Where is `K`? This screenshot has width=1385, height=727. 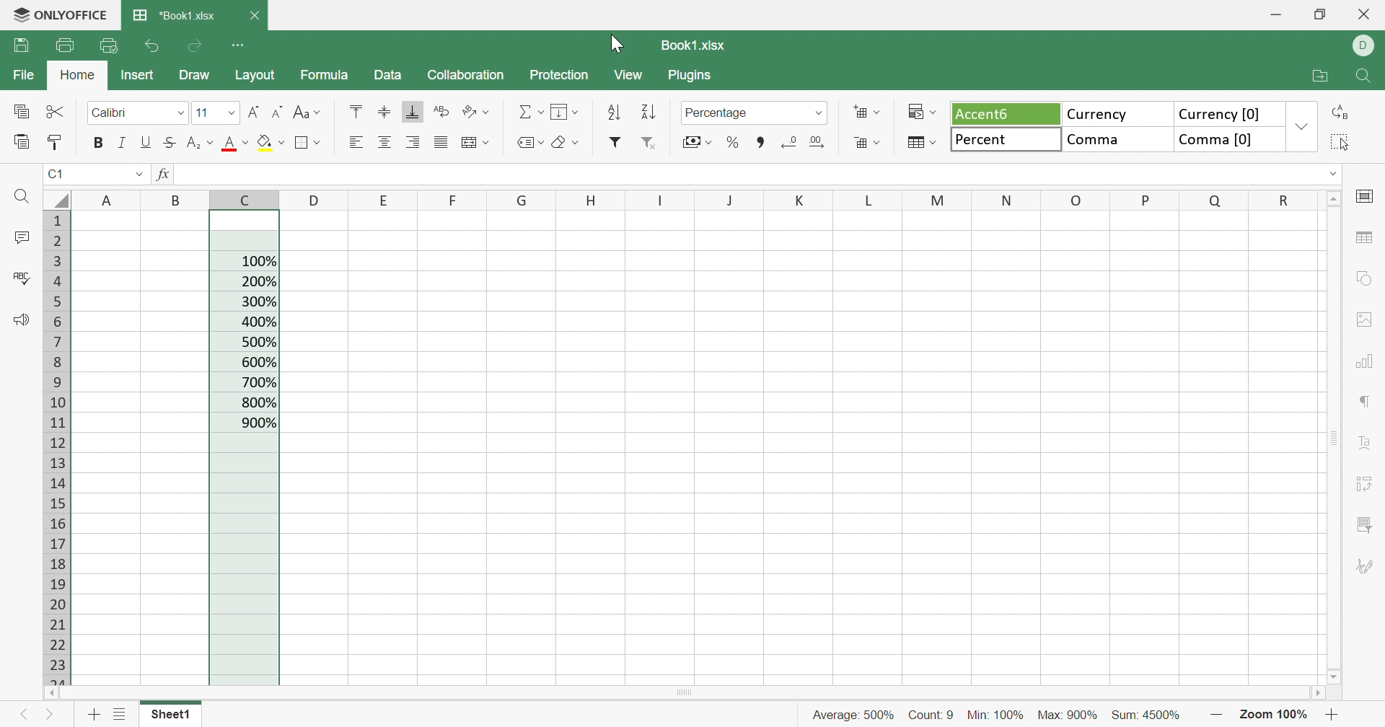 K is located at coordinates (800, 200).